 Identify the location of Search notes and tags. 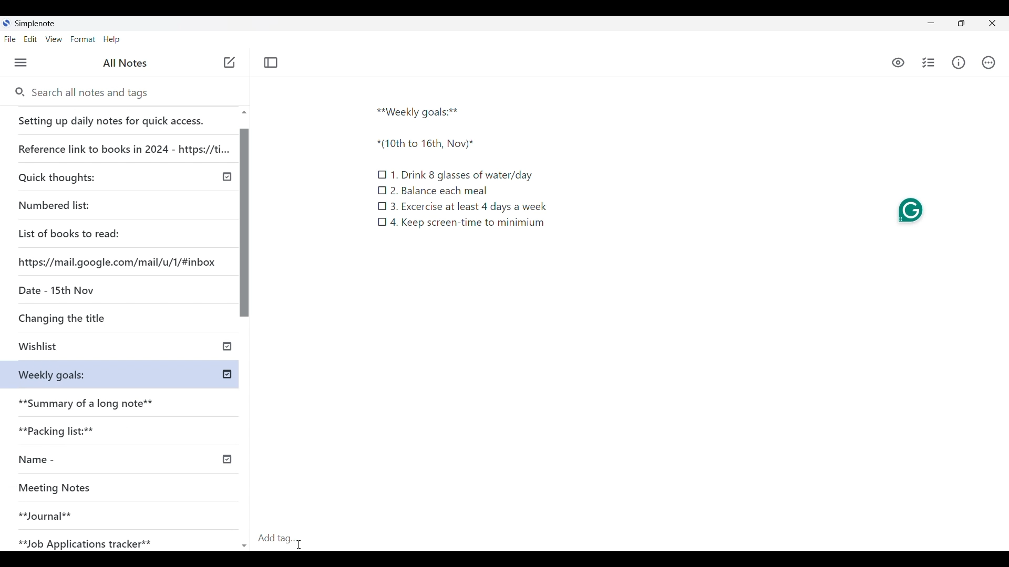
(94, 93).